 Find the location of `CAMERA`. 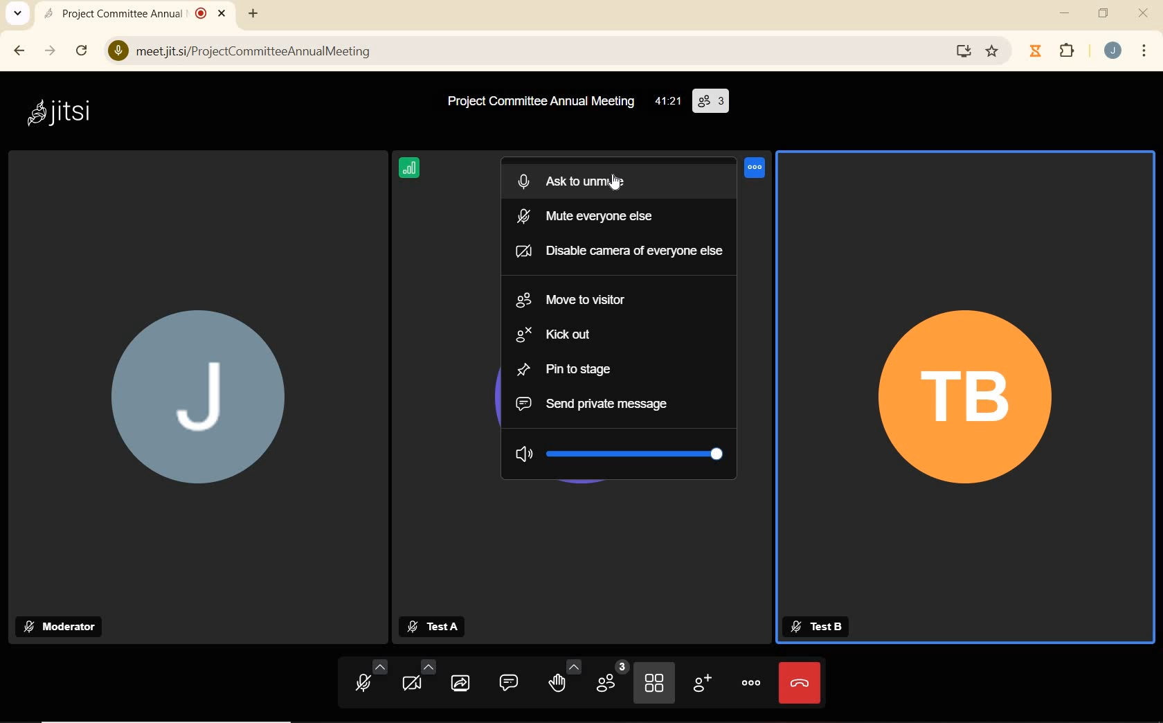

CAMERA is located at coordinates (418, 677).